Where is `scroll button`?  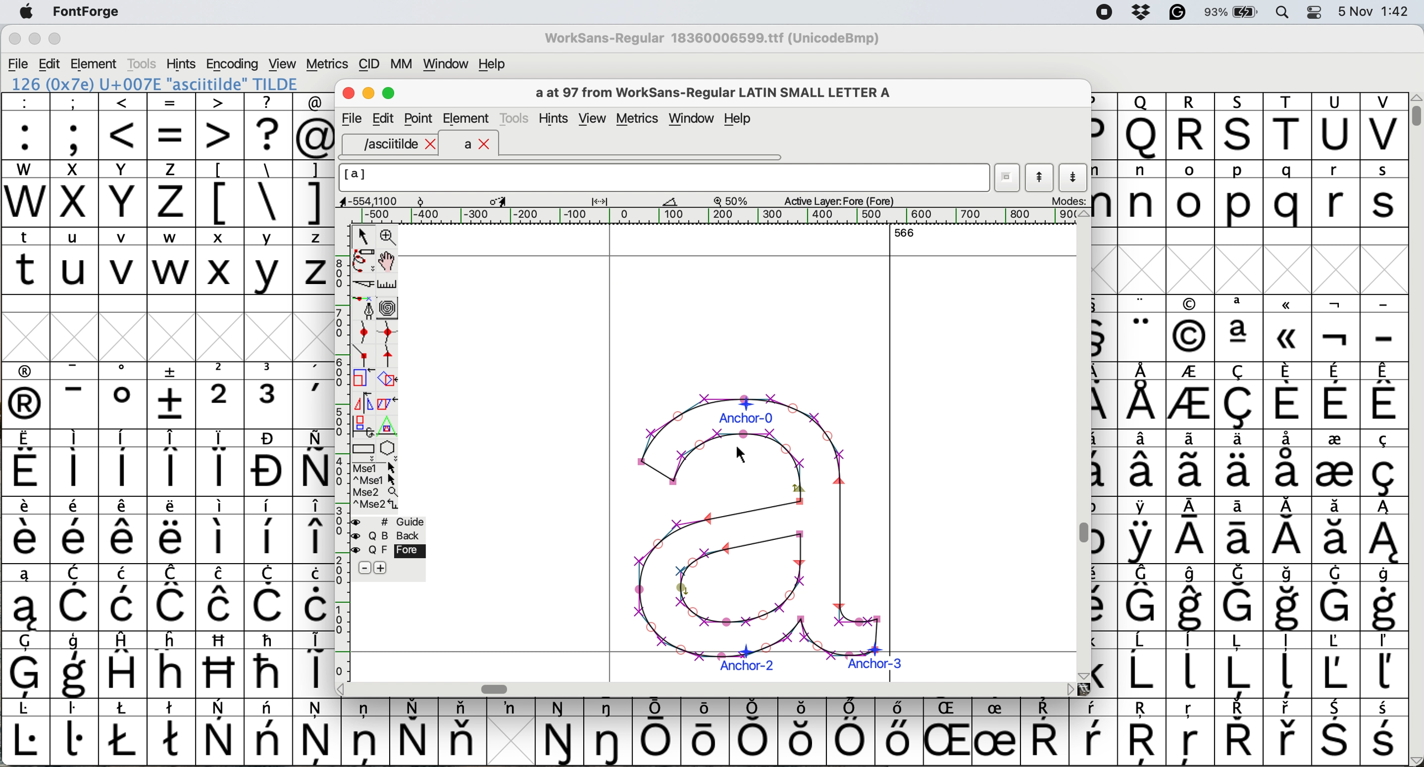 scroll button is located at coordinates (1070, 689).